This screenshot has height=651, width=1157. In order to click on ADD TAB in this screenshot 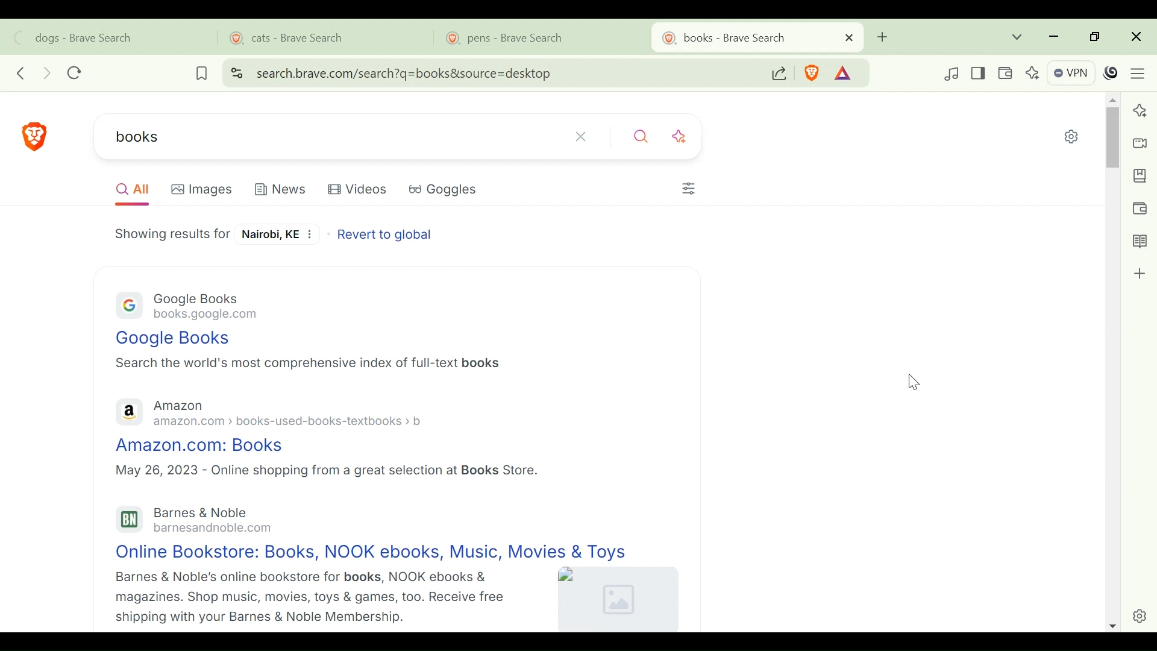, I will do `click(889, 37)`.